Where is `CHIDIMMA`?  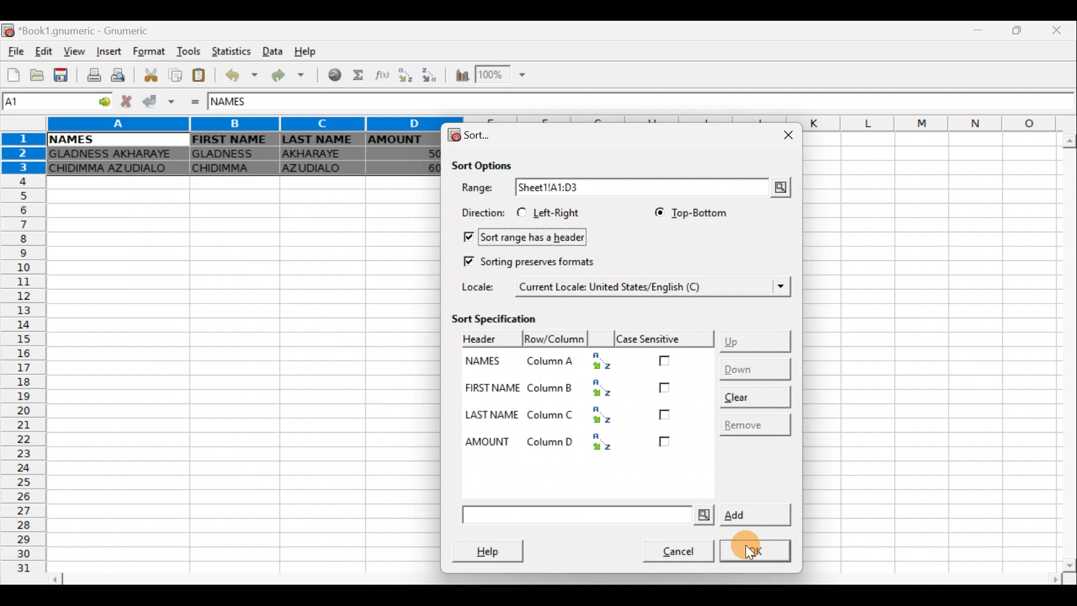 CHIDIMMA is located at coordinates (232, 168).